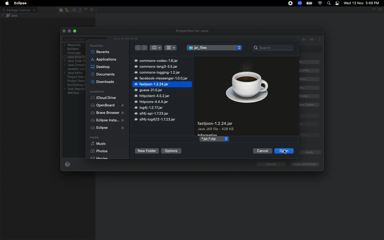 Image resolution: width=384 pixels, height=240 pixels. Describe the element at coordinates (76, 57) in the screenshot. I see `Java build path` at that location.